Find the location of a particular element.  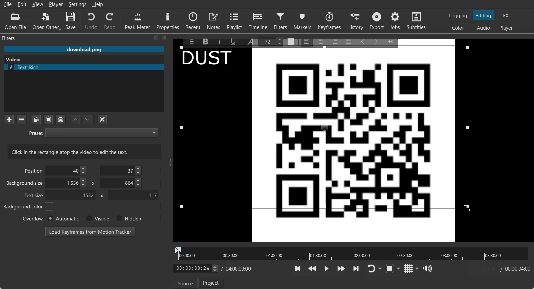

Switching to the Color layout is located at coordinates (458, 28).